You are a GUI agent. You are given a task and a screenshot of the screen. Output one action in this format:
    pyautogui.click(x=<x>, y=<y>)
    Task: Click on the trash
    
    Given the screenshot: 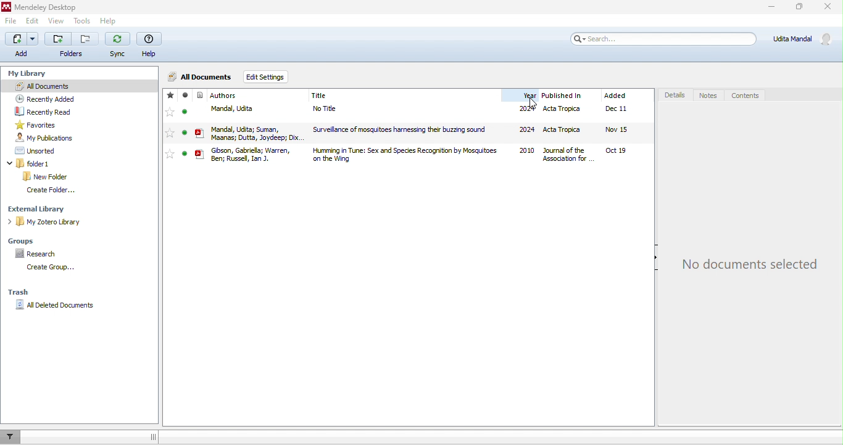 What is the action you would take?
    pyautogui.click(x=18, y=289)
    